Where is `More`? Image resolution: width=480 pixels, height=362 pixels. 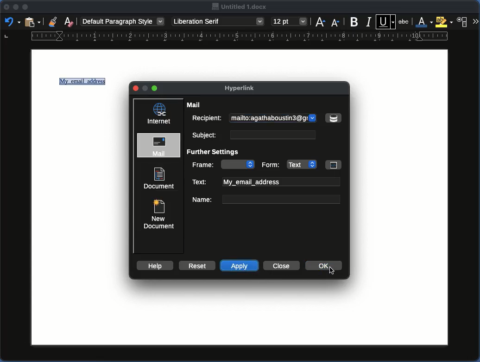
More is located at coordinates (475, 20).